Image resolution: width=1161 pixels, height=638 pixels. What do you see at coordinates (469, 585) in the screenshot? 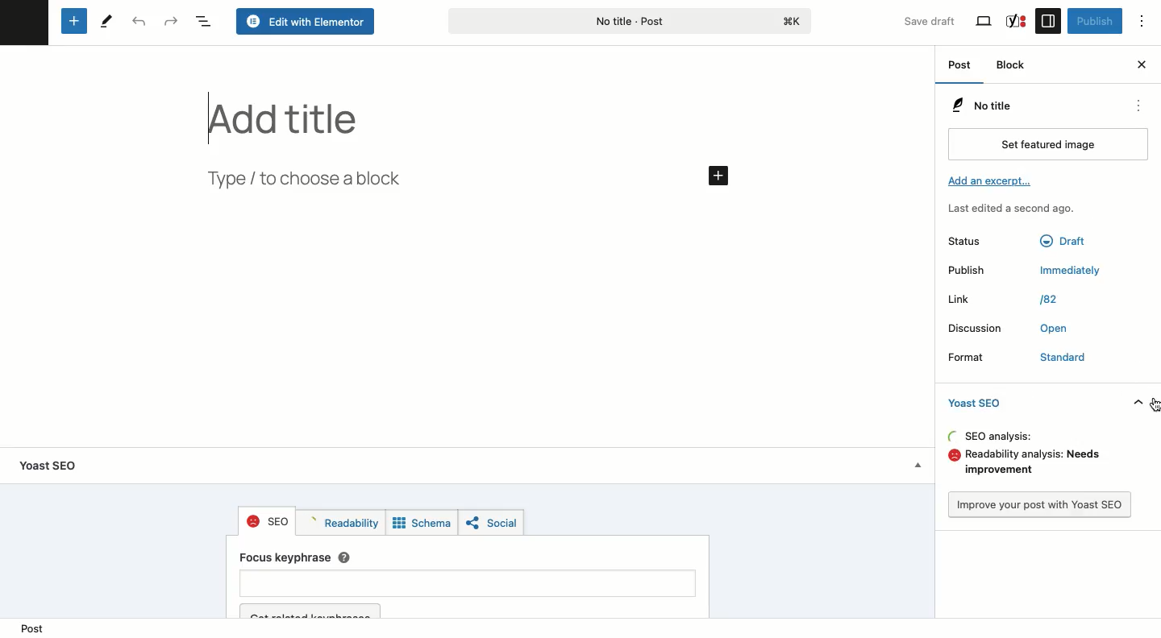
I see `Focus key phrase` at bounding box center [469, 585].